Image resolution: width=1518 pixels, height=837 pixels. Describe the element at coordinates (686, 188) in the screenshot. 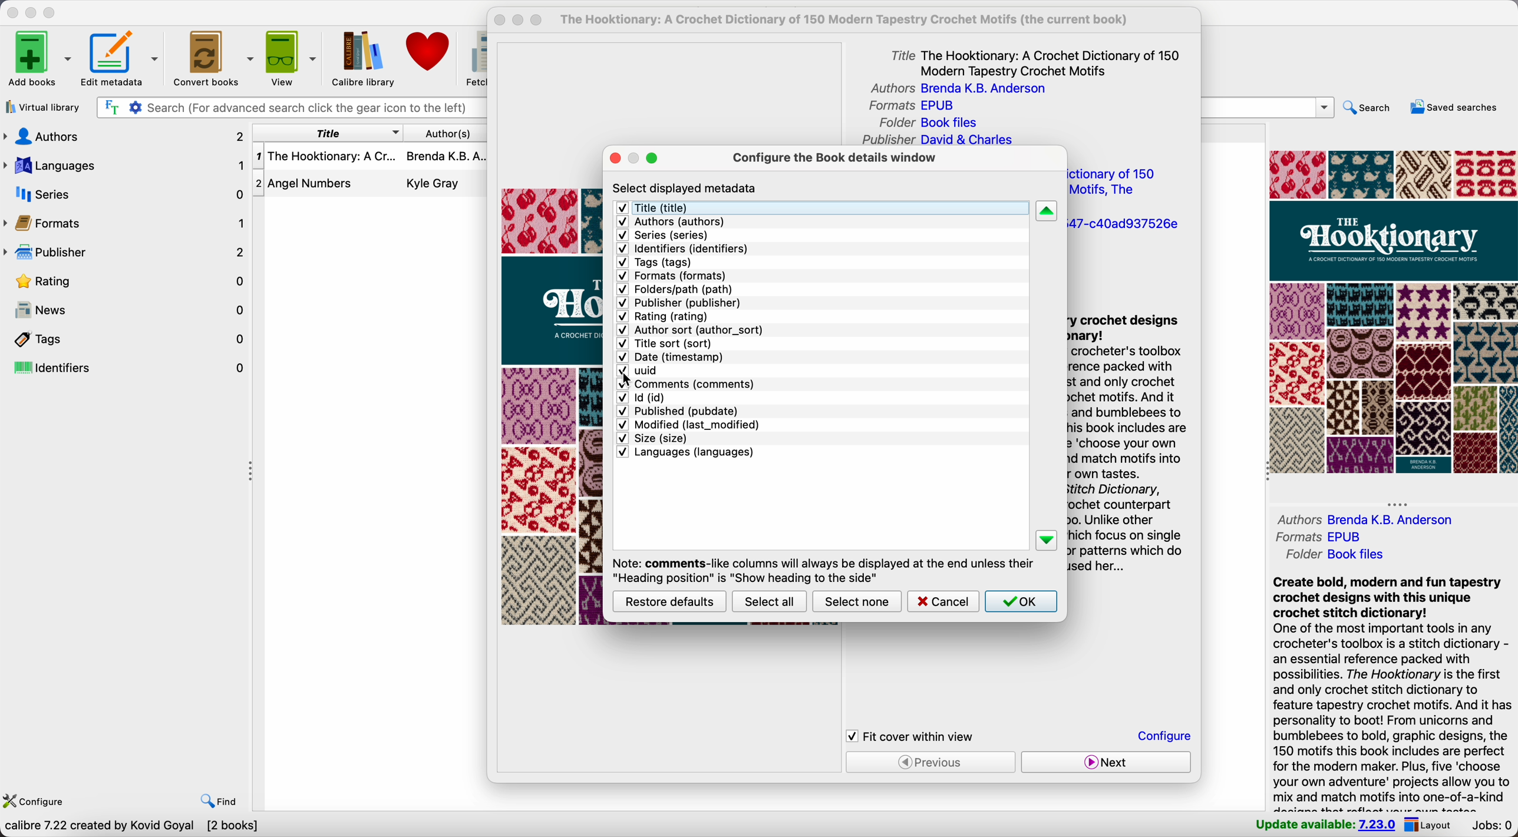

I see `select displayed metadata` at that location.